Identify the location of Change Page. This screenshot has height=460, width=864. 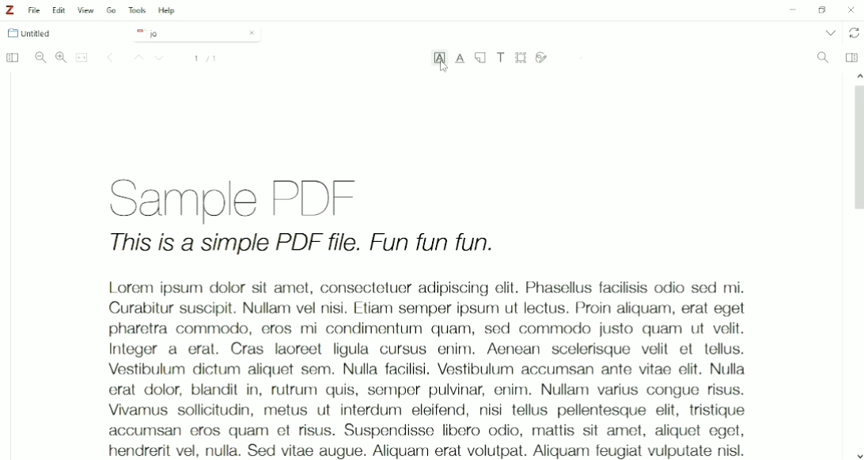
(110, 58).